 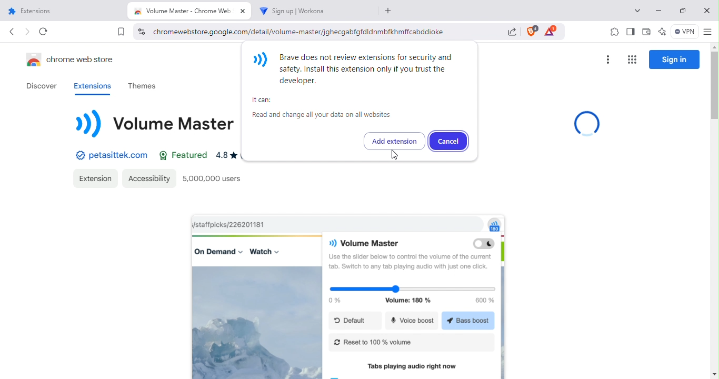 I want to click on featured, so click(x=181, y=155).